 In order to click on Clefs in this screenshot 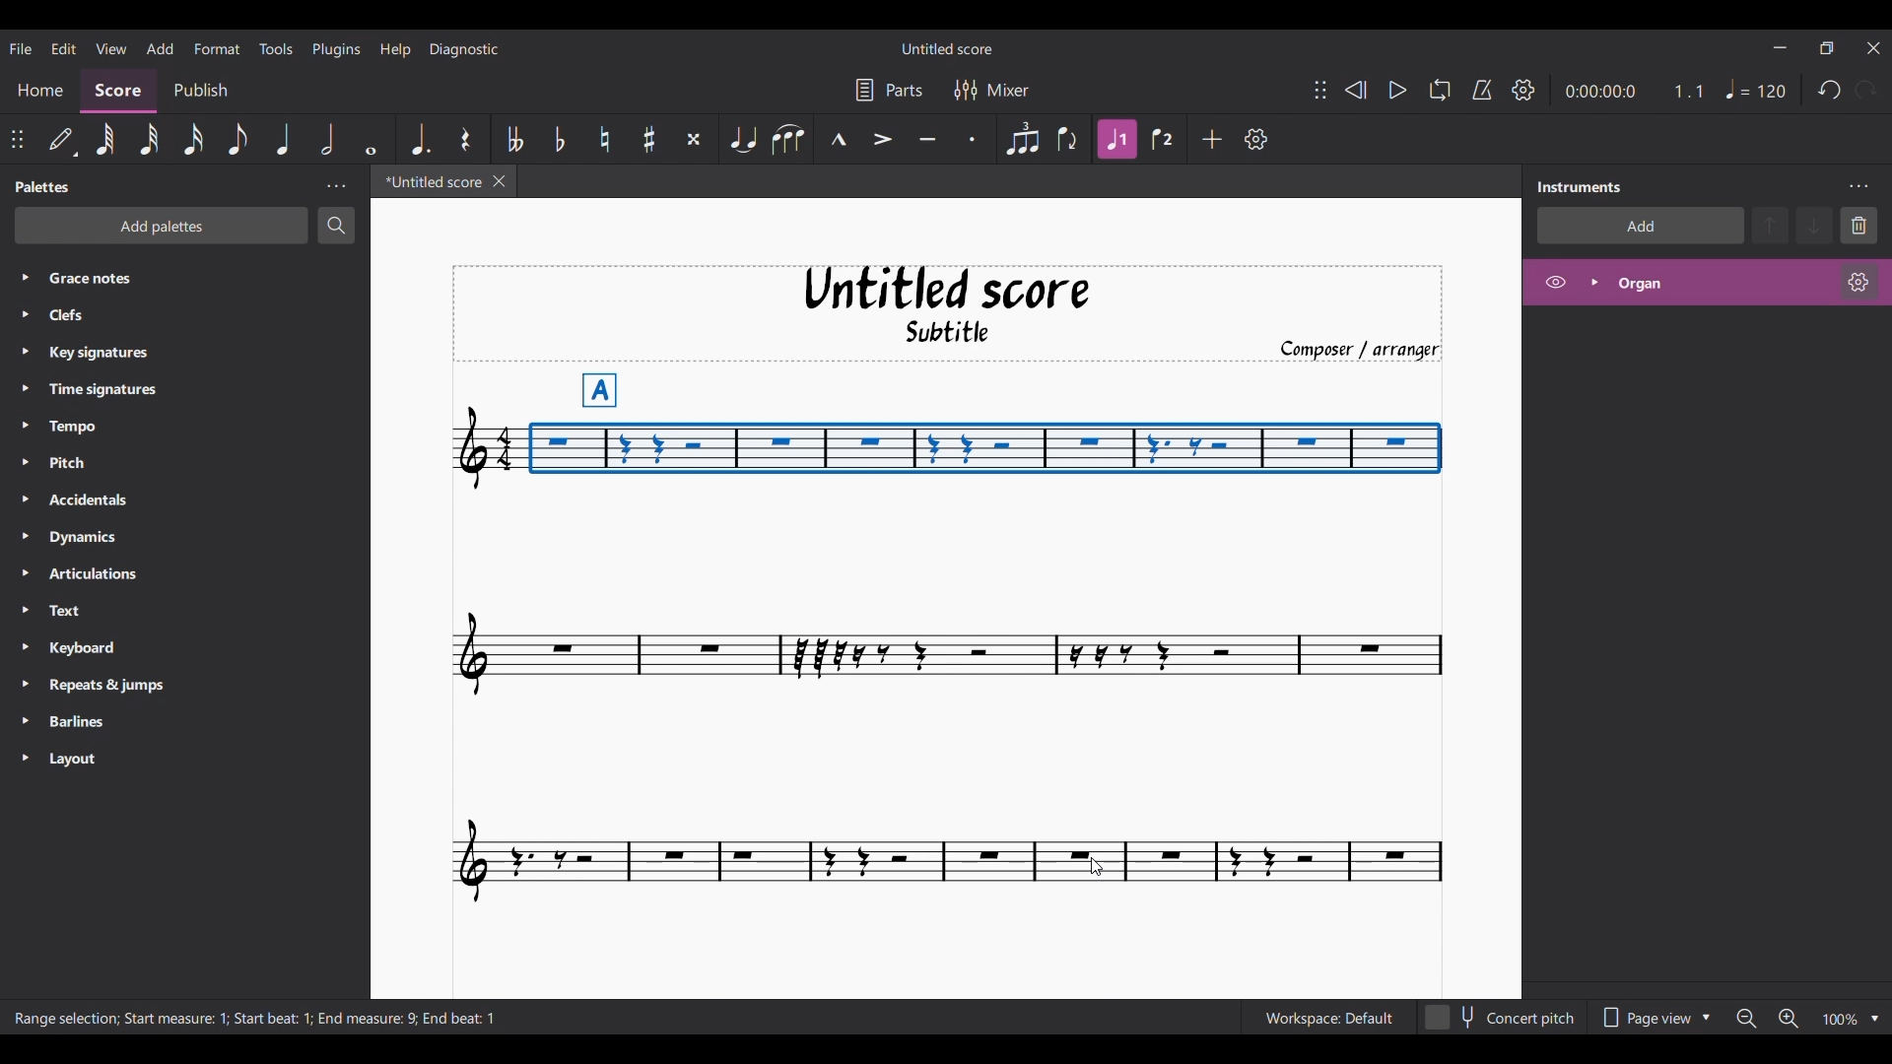, I will do `click(157, 315)`.